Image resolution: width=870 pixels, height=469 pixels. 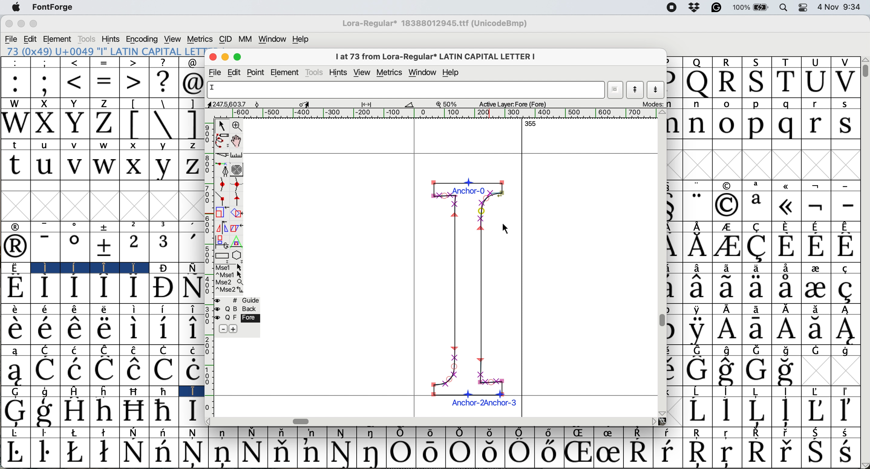 I want to click on tangent point, so click(x=238, y=199).